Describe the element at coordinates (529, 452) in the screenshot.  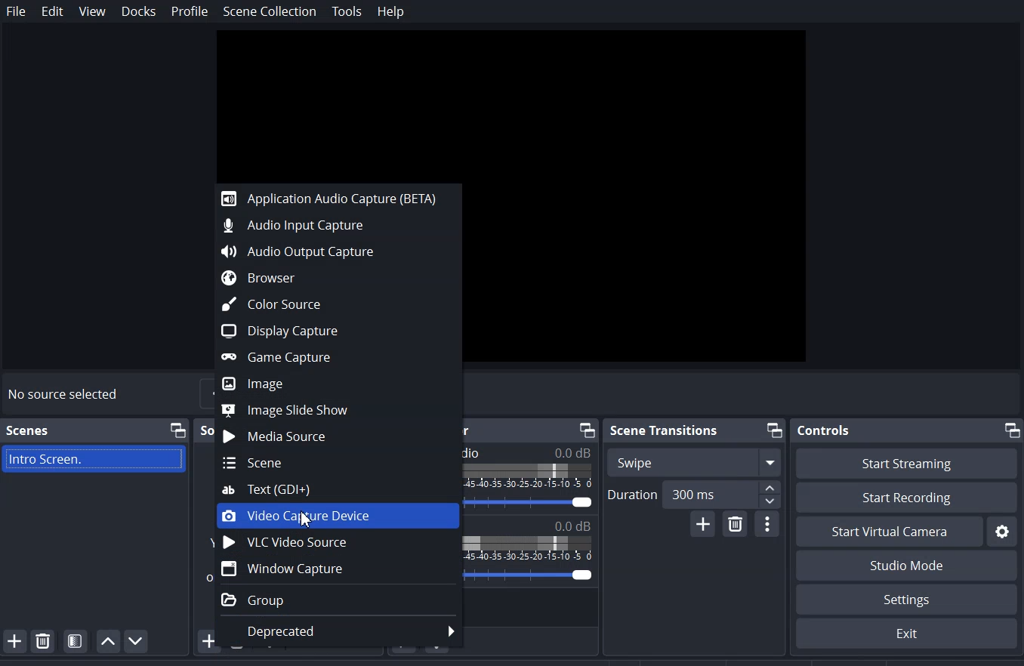
I see `Text` at that location.